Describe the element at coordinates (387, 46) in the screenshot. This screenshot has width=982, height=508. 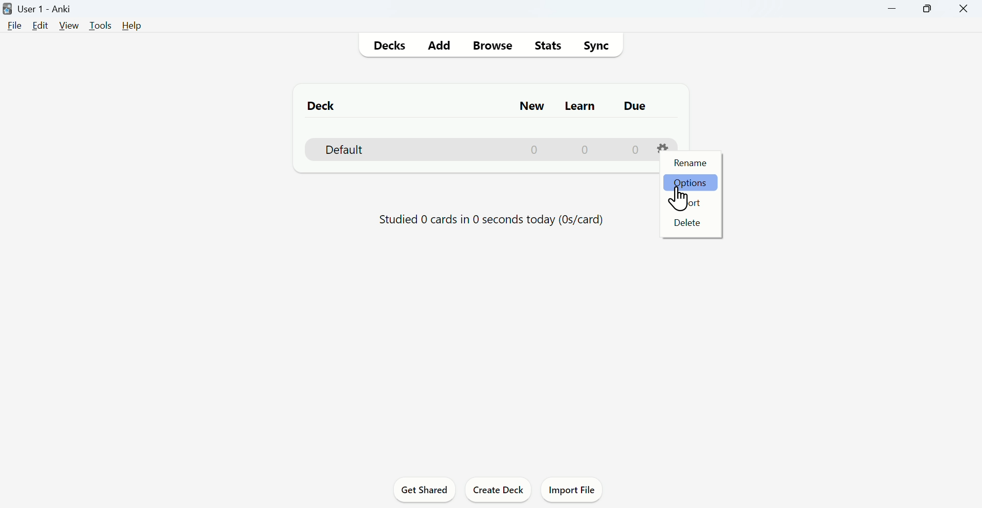
I see `Decks` at that location.